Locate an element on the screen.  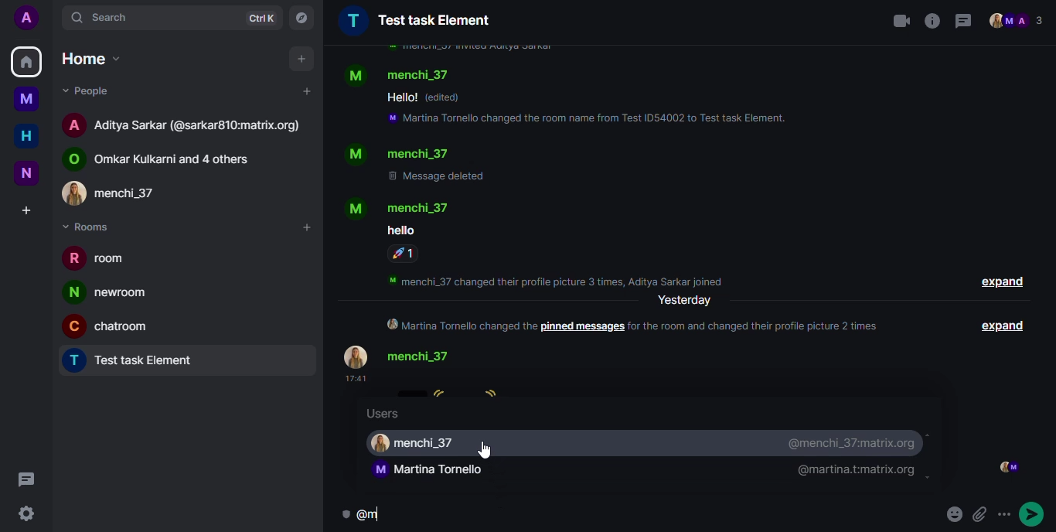
rooms drop down is located at coordinates (92, 227).